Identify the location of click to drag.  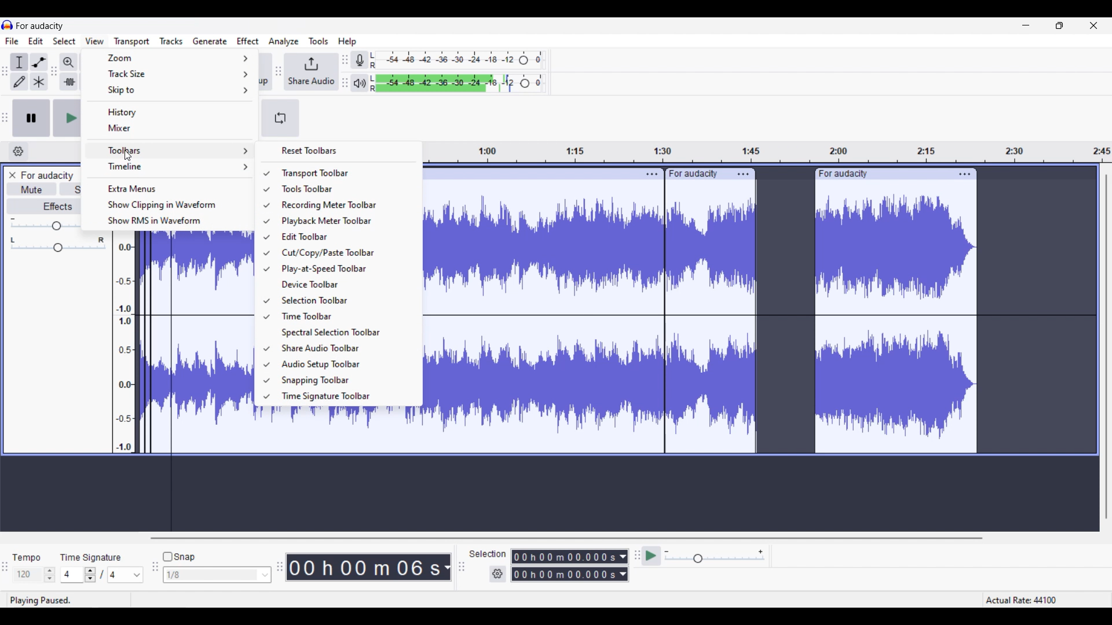
(881, 174).